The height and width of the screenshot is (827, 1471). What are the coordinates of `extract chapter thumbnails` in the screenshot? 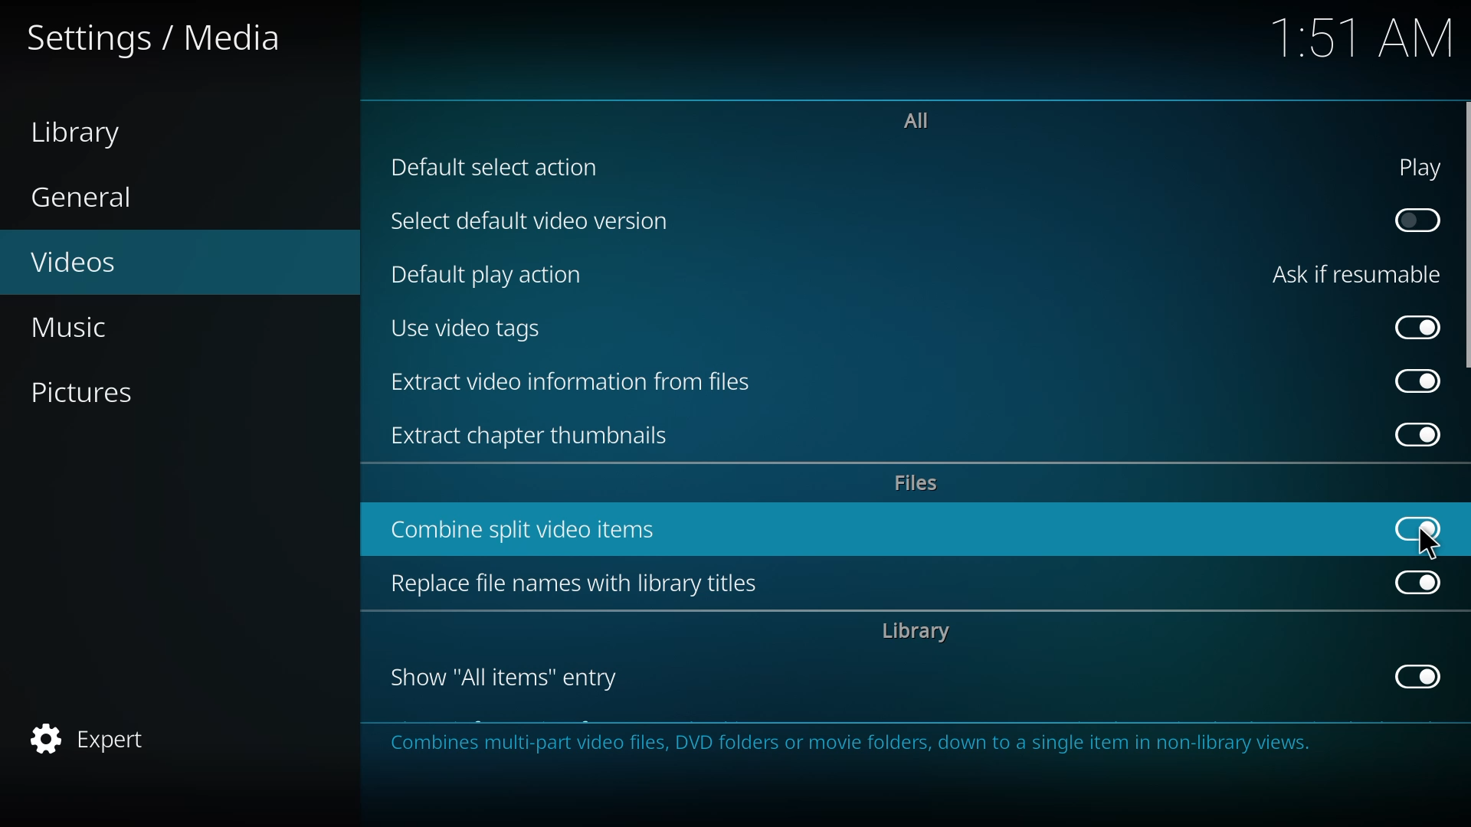 It's located at (539, 436).